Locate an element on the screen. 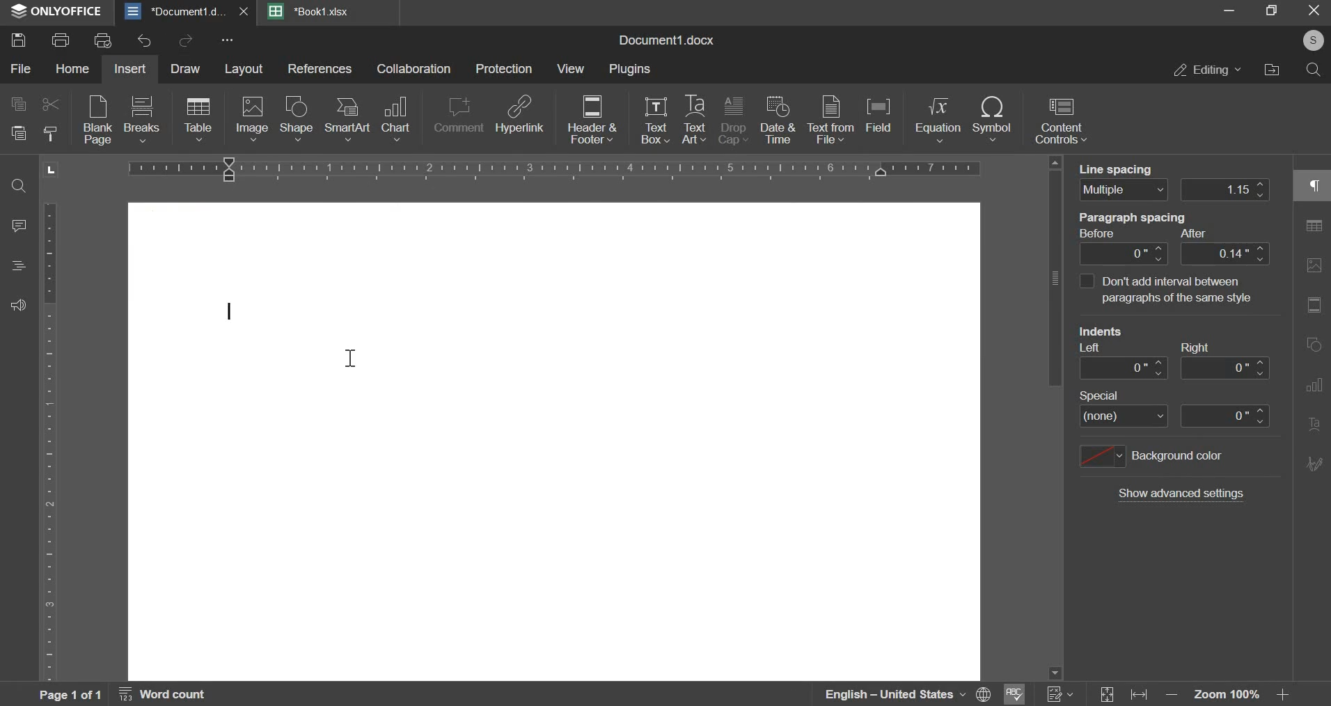  exit is located at coordinates (1314, 12).